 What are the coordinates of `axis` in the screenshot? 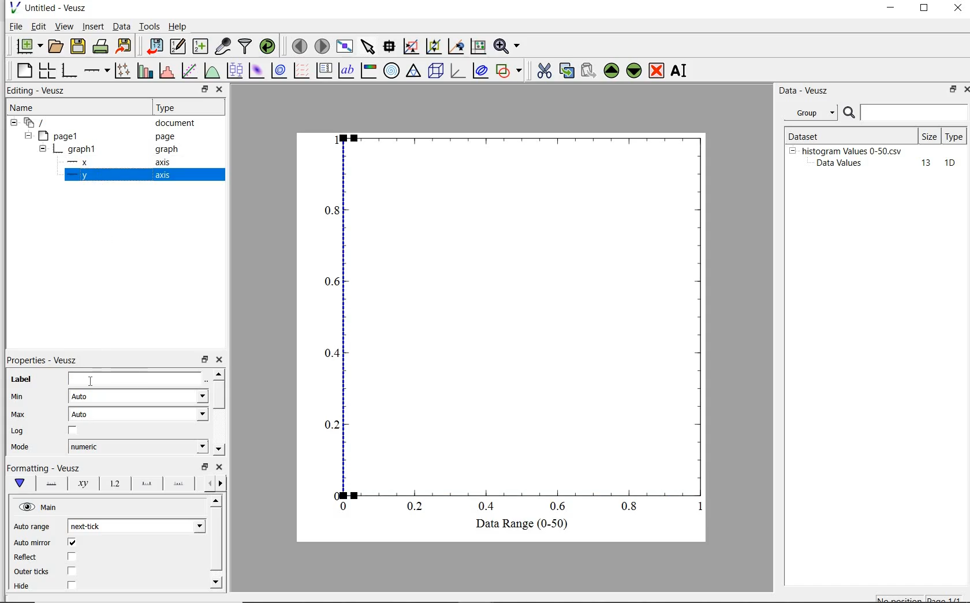 It's located at (167, 162).